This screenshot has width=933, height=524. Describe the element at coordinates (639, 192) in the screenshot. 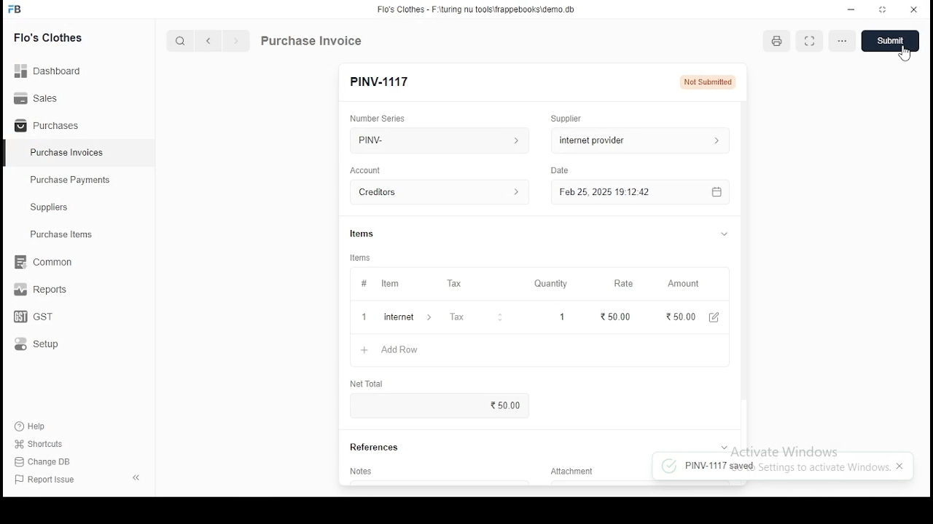

I see `feb 25, 2025 19:12:42` at that location.